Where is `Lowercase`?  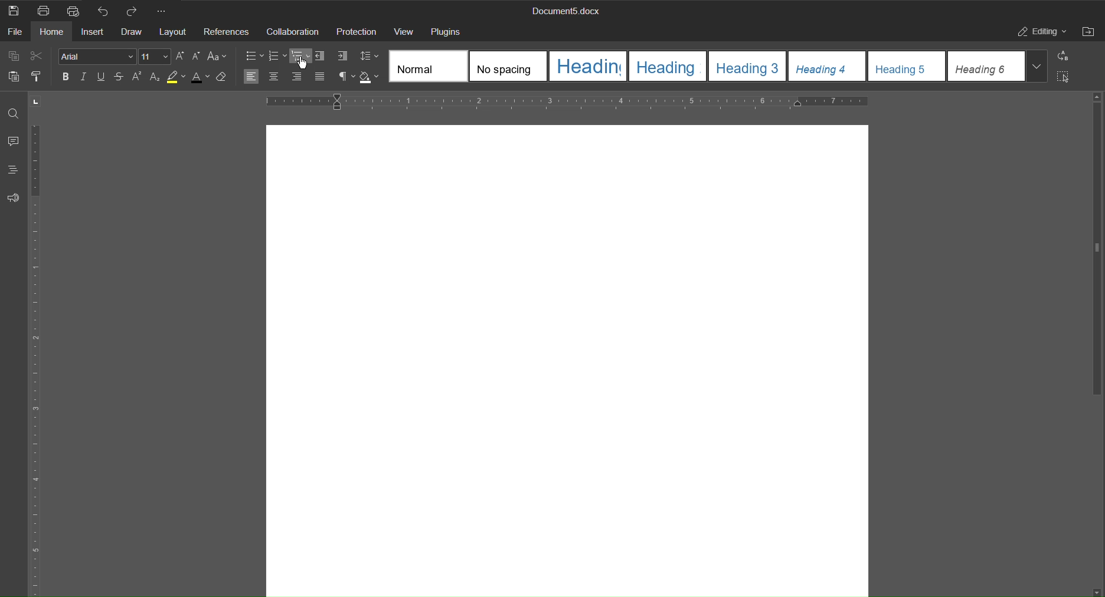 Lowercase is located at coordinates (197, 56).